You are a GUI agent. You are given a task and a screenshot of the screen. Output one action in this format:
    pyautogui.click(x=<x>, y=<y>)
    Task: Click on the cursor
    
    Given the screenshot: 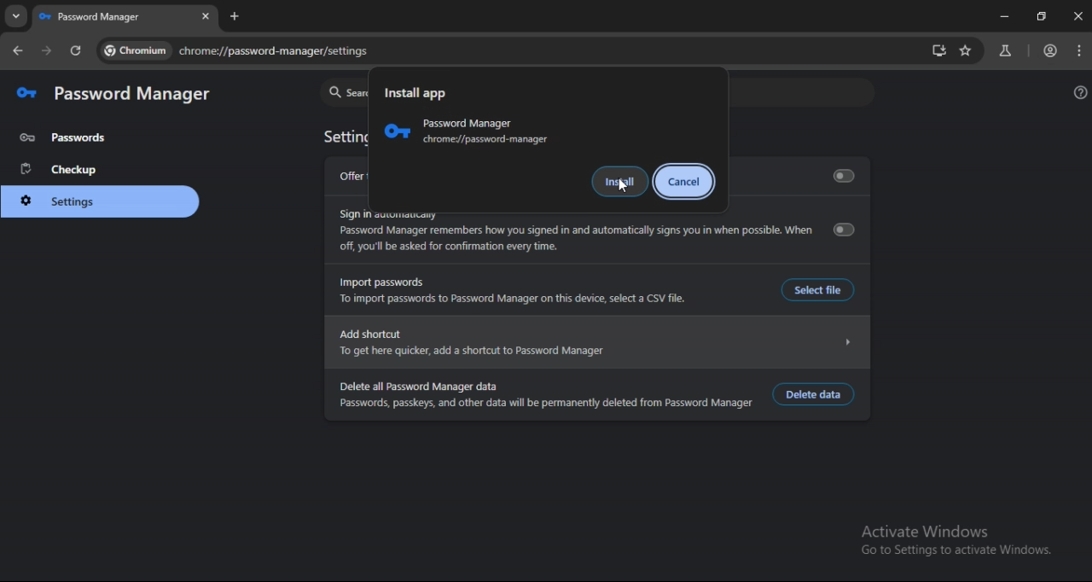 What is the action you would take?
    pyautogui.click(x=621, y=187)
    